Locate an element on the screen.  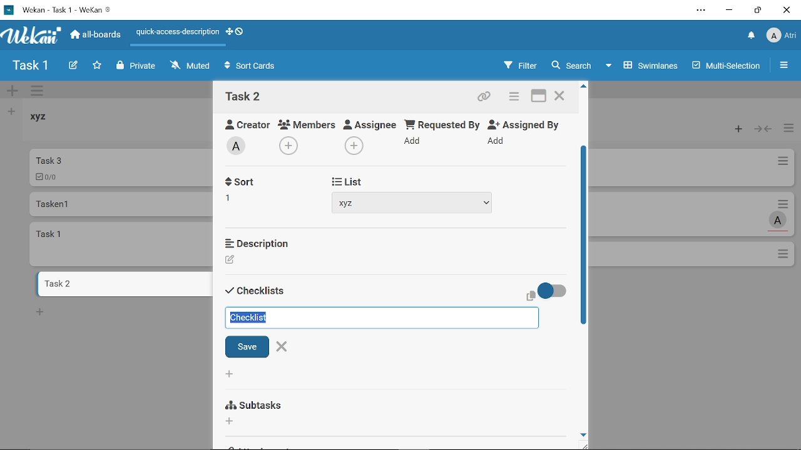
Board name is located at coordinates (30, 66).